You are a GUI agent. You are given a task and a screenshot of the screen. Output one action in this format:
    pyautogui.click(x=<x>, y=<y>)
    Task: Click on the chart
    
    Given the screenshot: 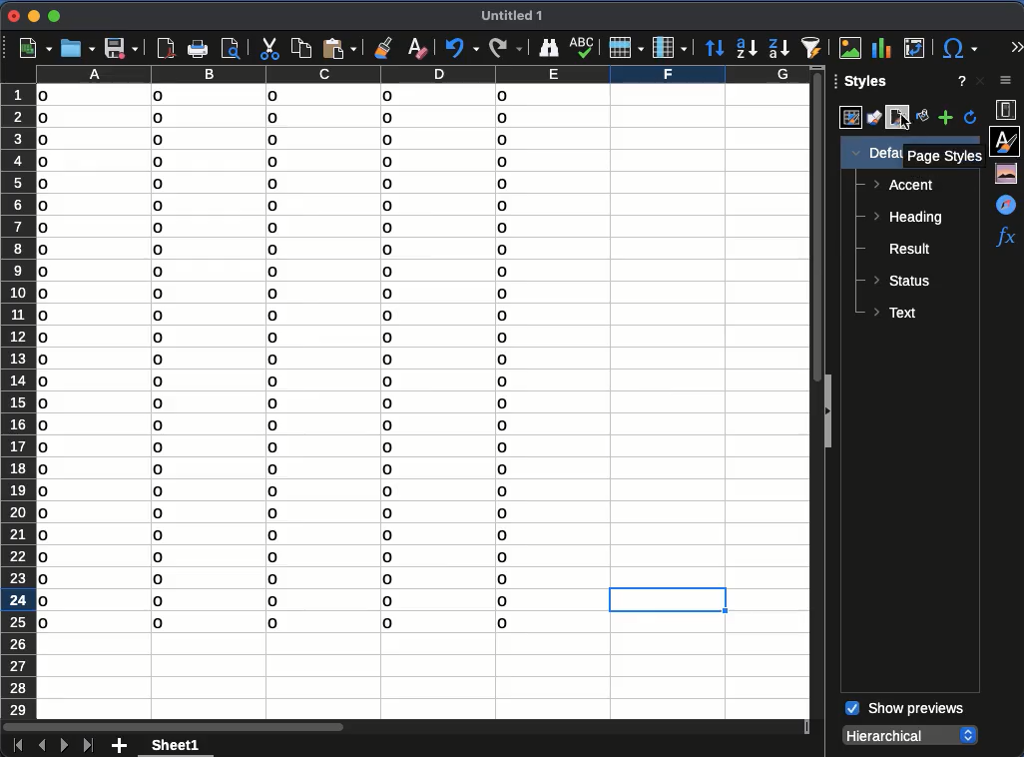 What is the action you would take?
    pyautogui.click(x=880, y=47)
    